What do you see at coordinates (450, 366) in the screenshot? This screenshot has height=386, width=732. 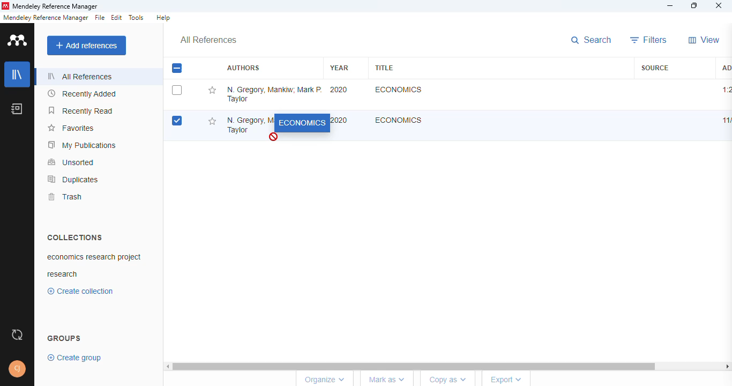 I see `horizontal scroll bar` at bounding box center [450, 366].